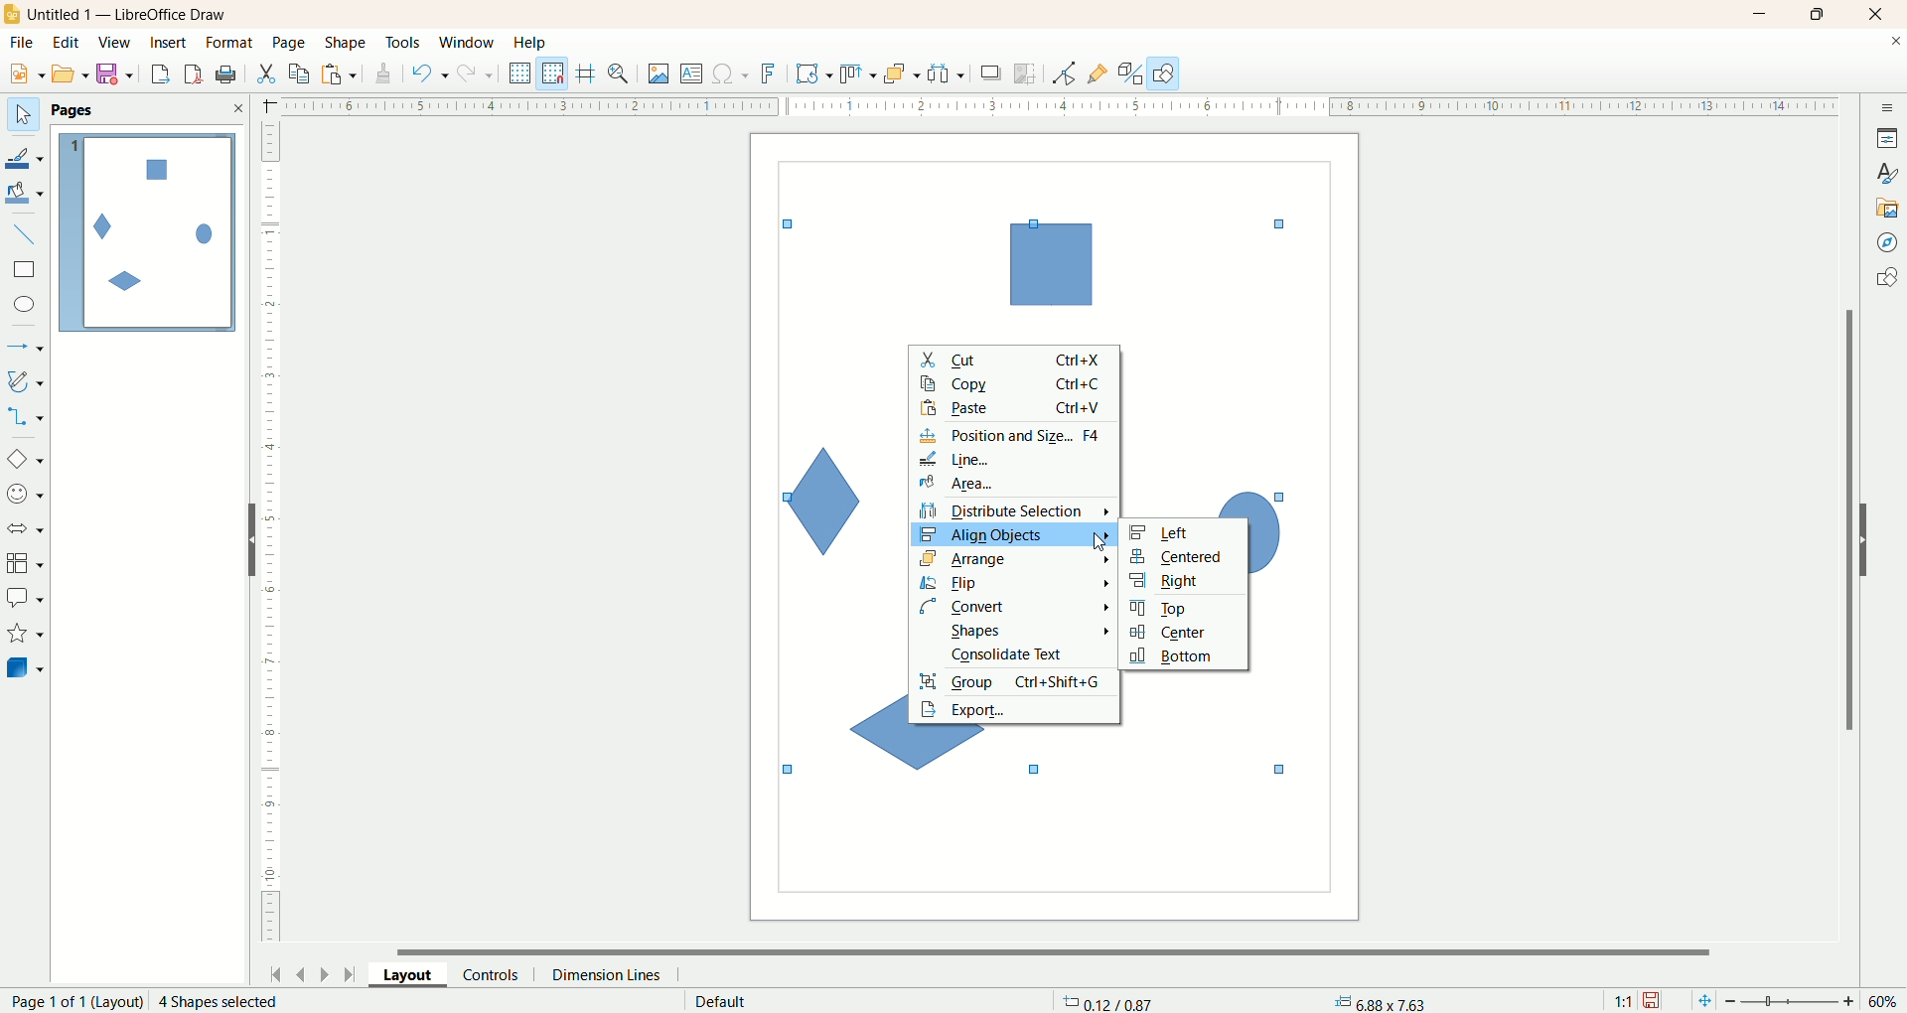 This screenshot has height=1013, width=1907. I want to click on rectangle, so click(27, 270).